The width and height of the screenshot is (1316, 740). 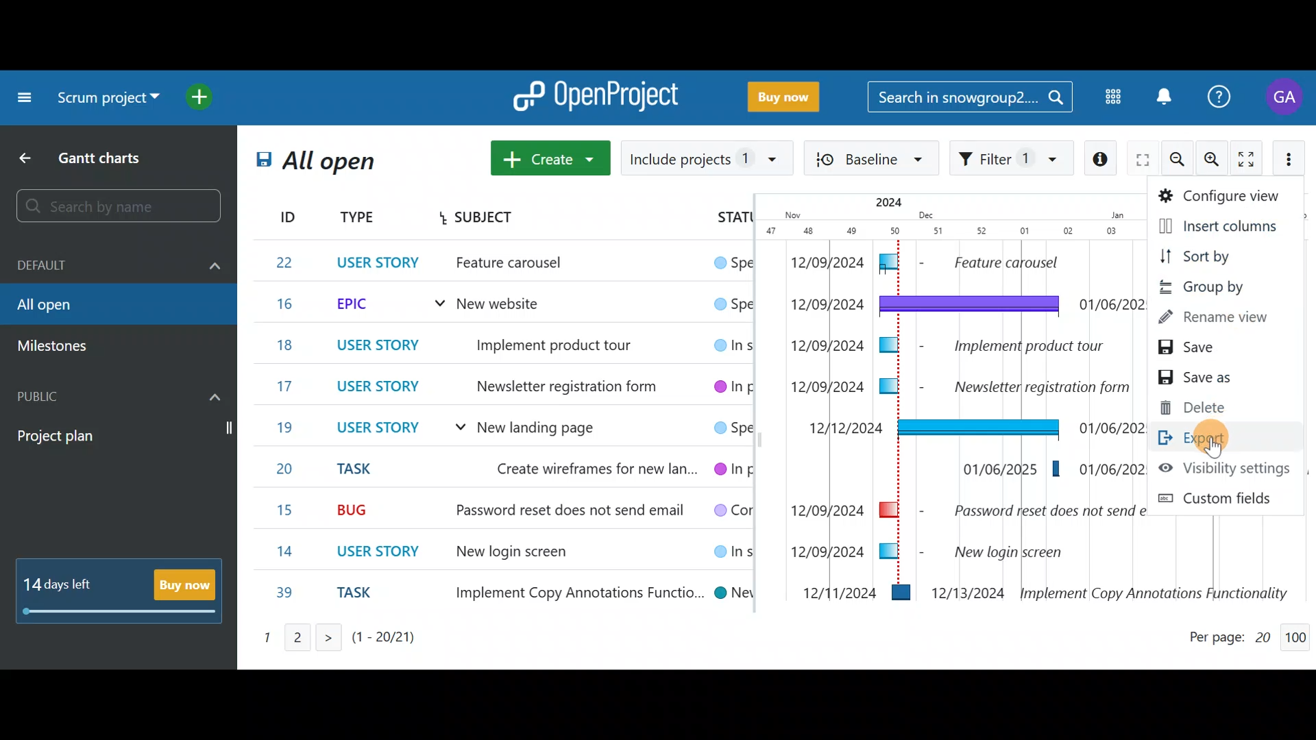 What do you see at coordinates (559, 512) in the screenshot?
I see `Password reset does not send email` at bounding box center [559, 512].